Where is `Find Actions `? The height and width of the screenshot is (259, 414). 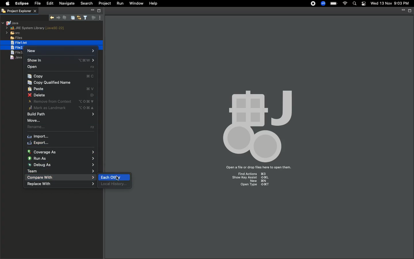
Find Actions  is located at coordinates (255, 174).